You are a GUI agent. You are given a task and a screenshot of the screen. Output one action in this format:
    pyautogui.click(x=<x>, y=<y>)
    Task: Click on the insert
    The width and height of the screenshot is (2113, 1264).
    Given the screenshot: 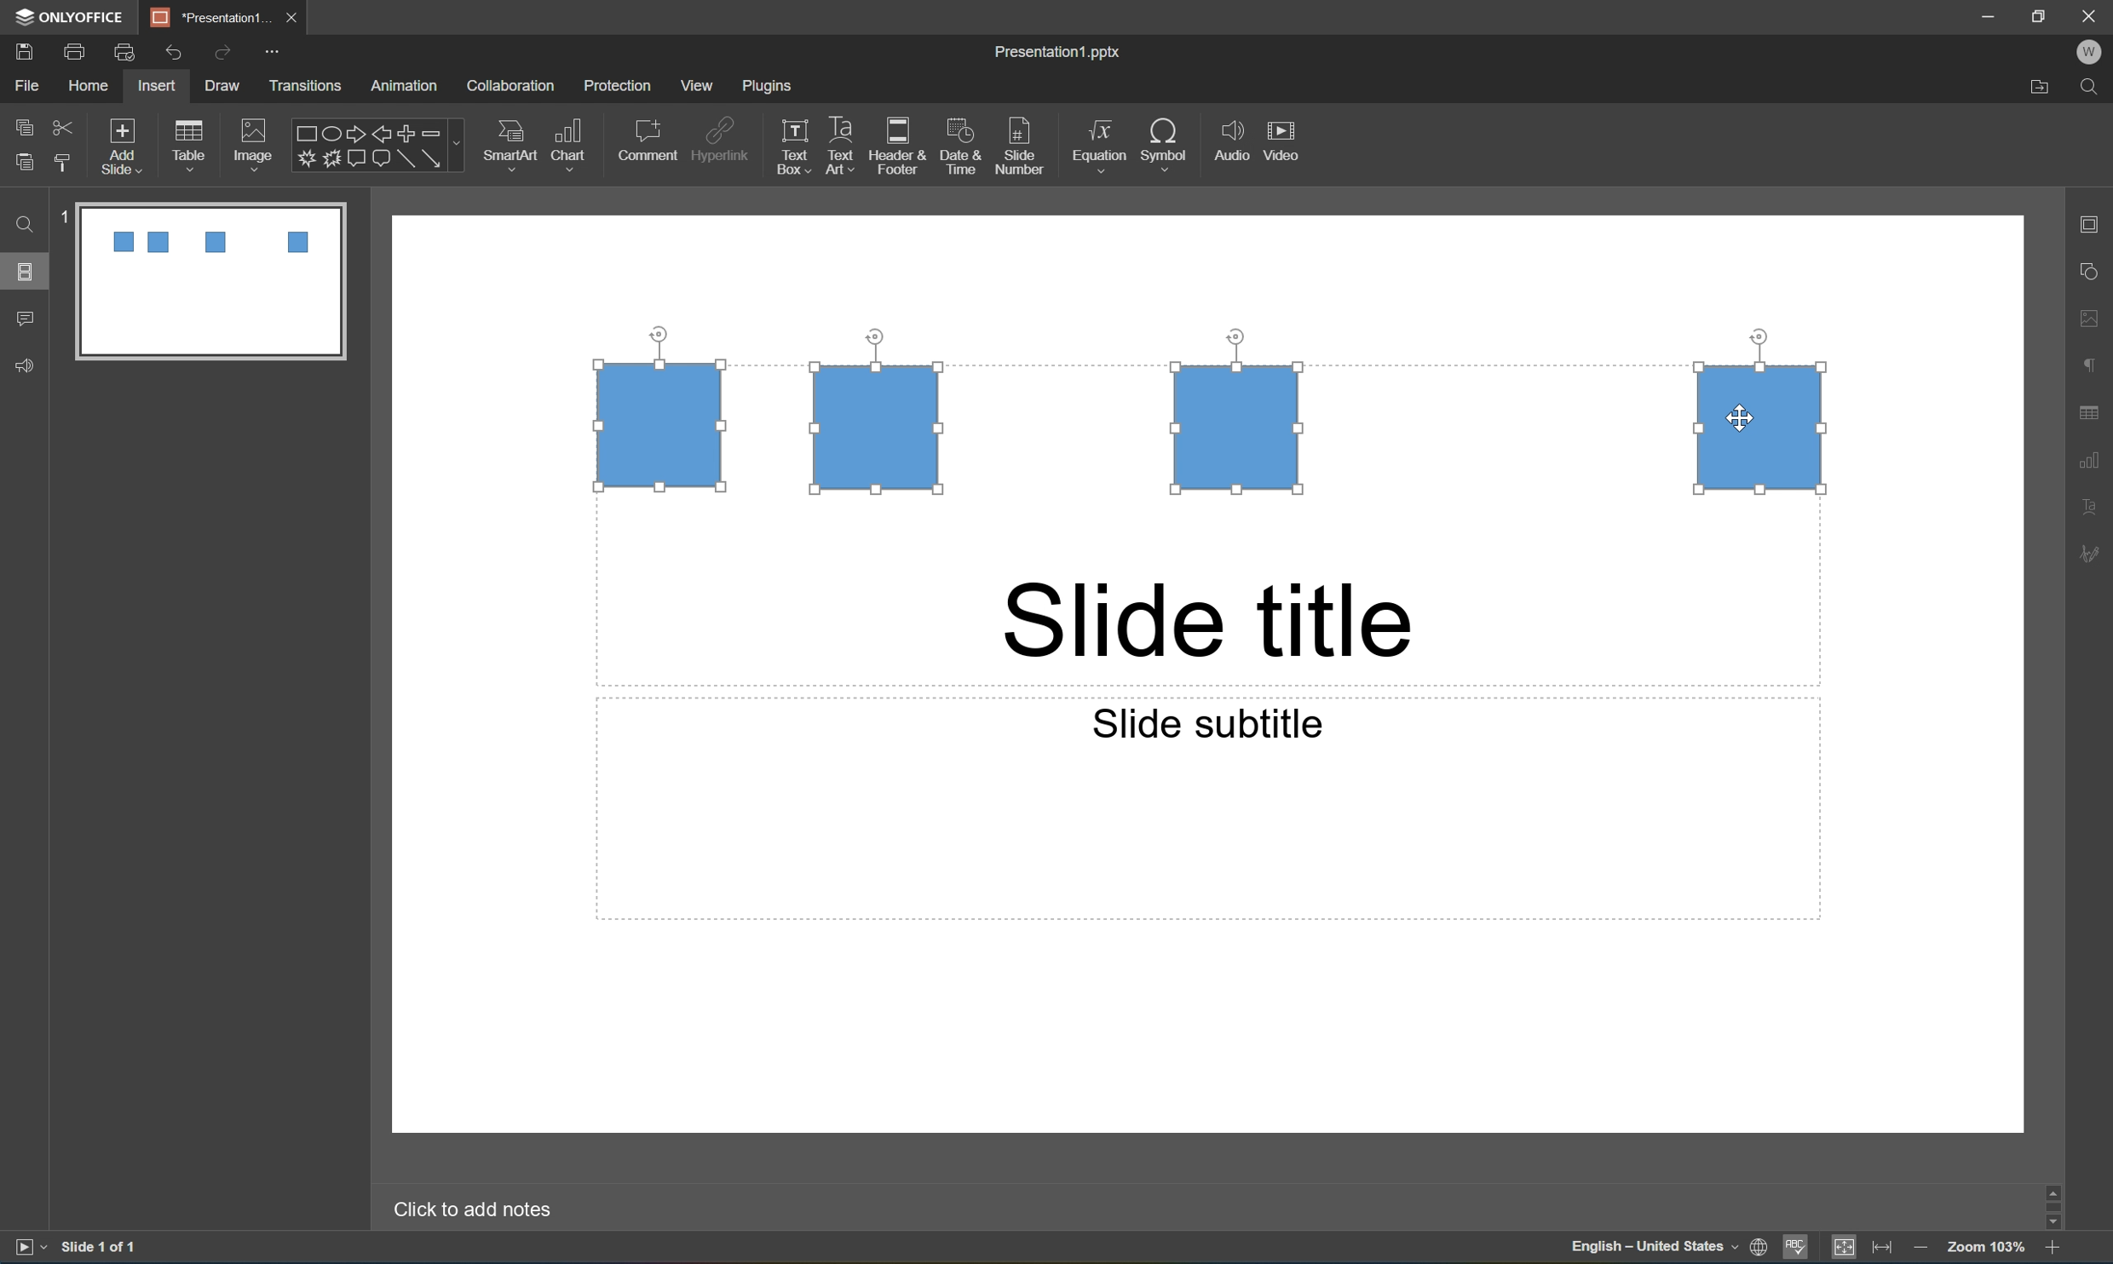 What is the action you would take?
    pyautogui.click(x=158, y=86)
    